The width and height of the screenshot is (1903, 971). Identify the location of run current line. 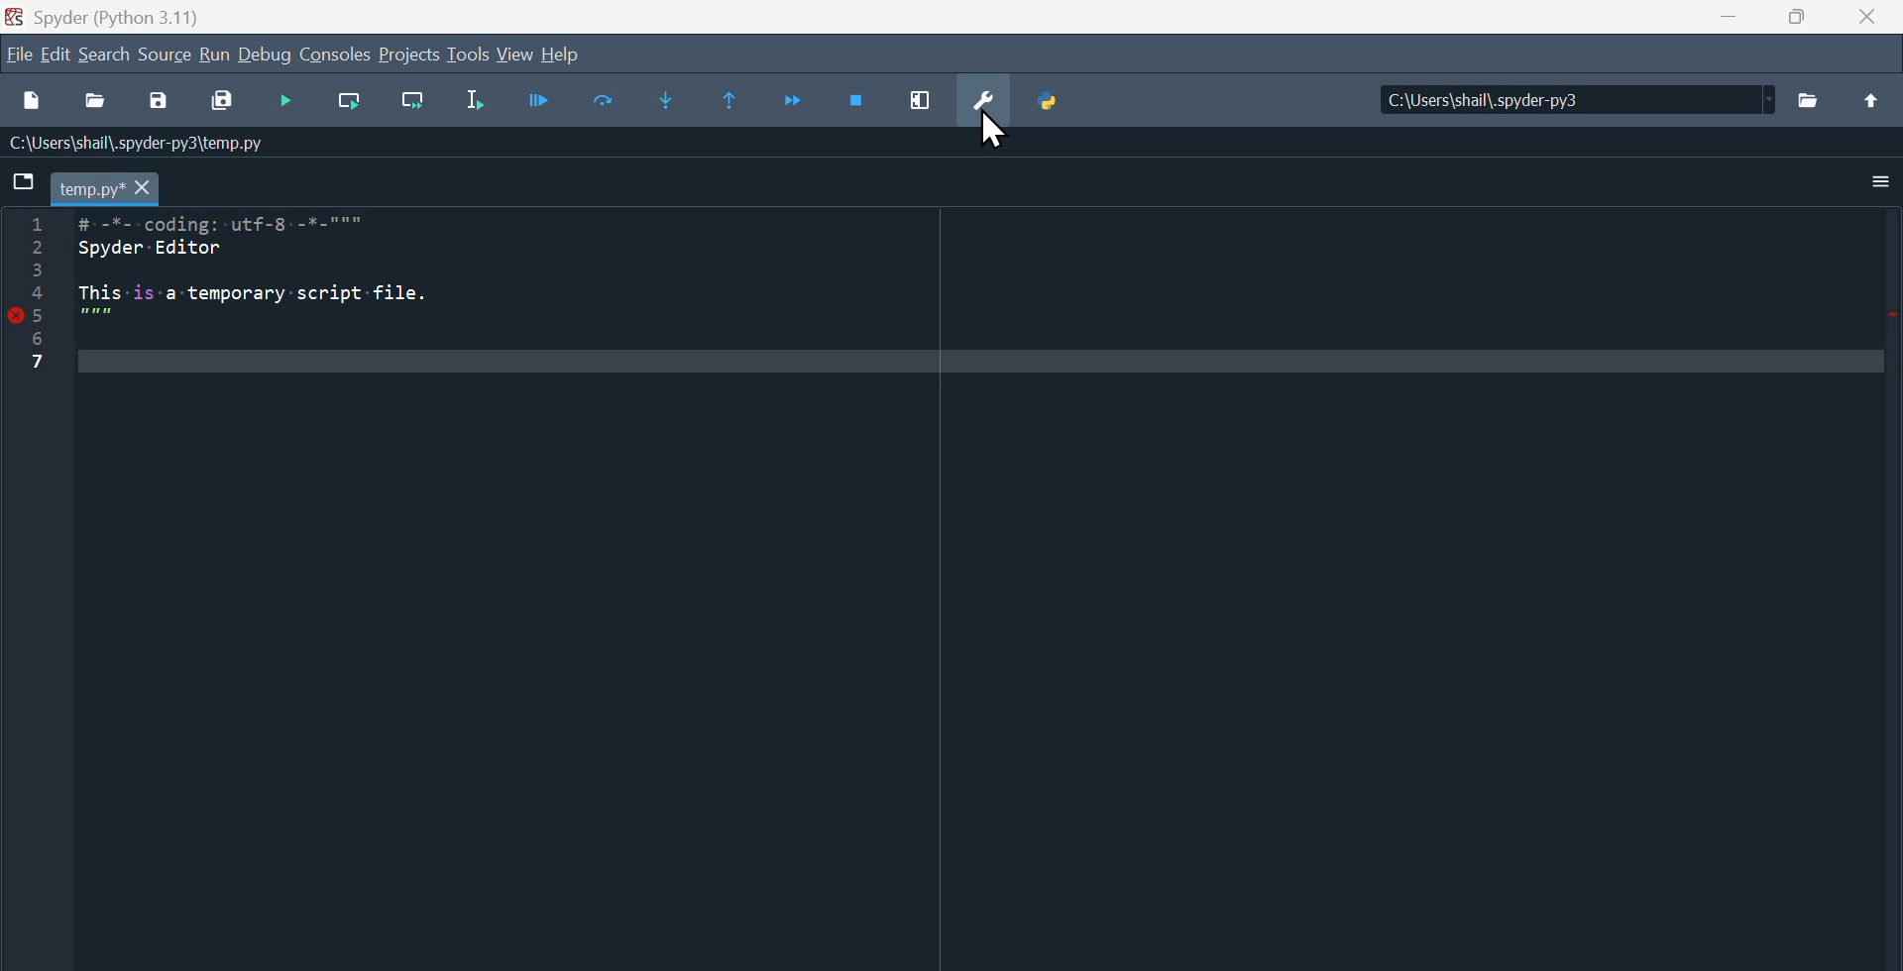
(355, 104).